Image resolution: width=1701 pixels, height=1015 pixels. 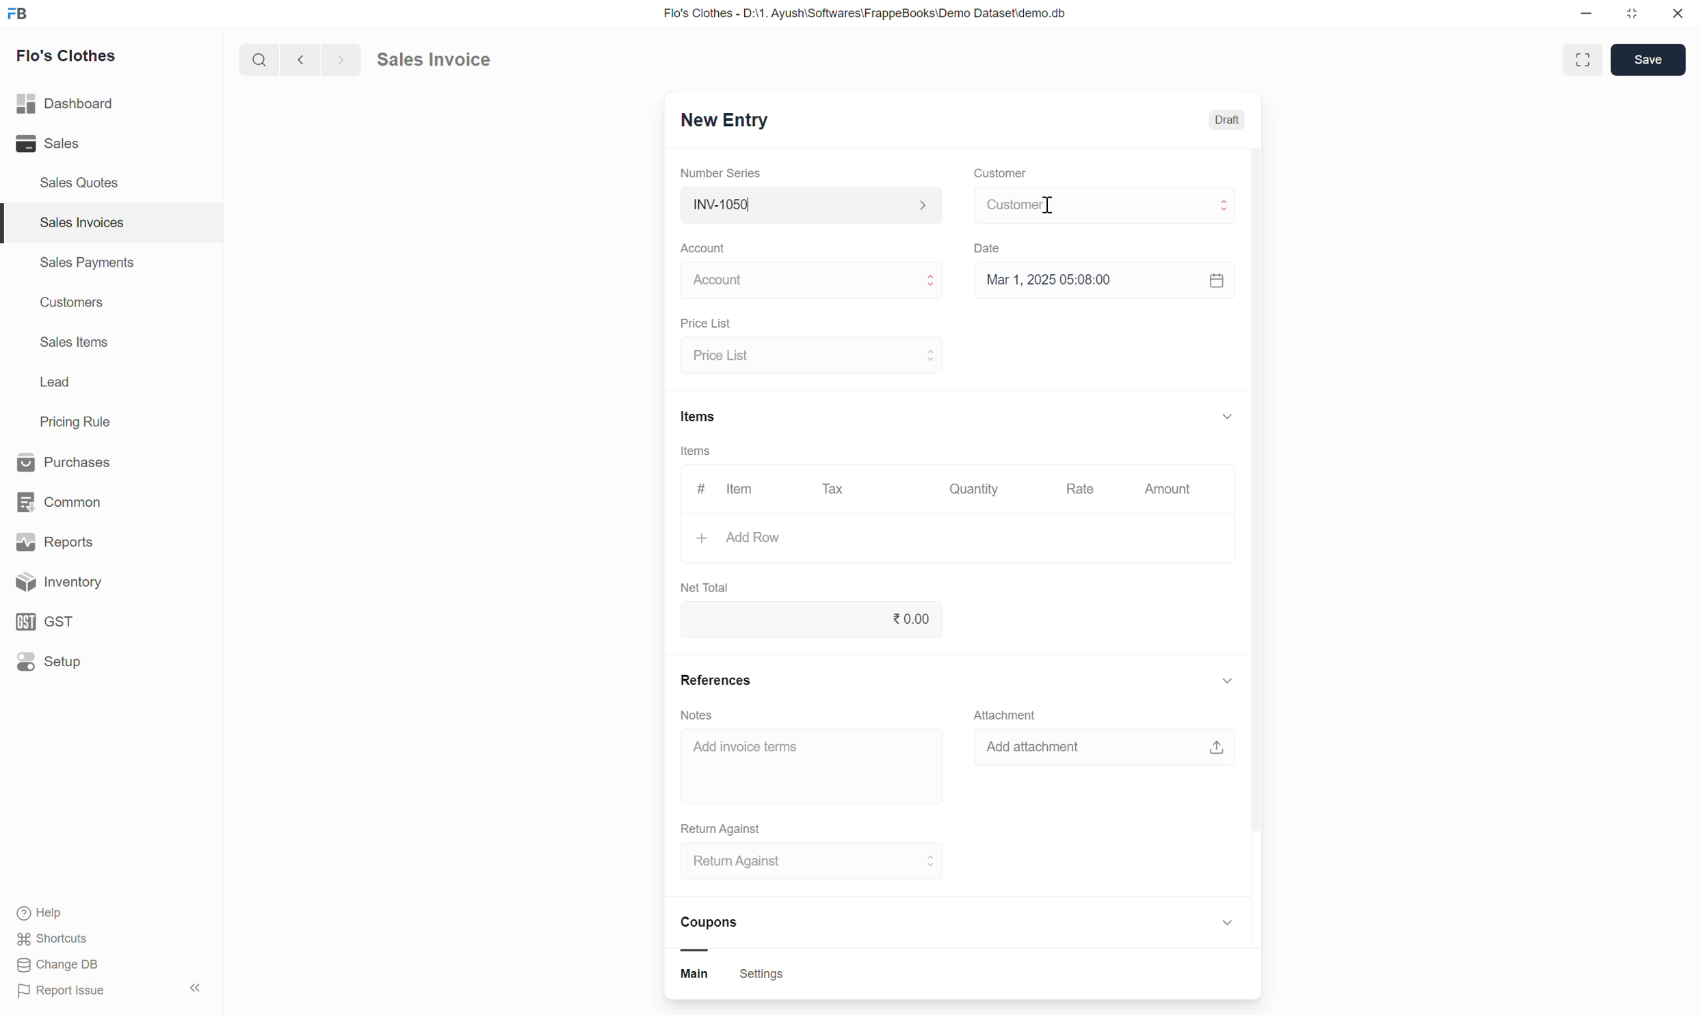 What do you see at coordinates (451, 57) in the screenshot?
I see `sales invoice ` at bounding box center [451, 57].